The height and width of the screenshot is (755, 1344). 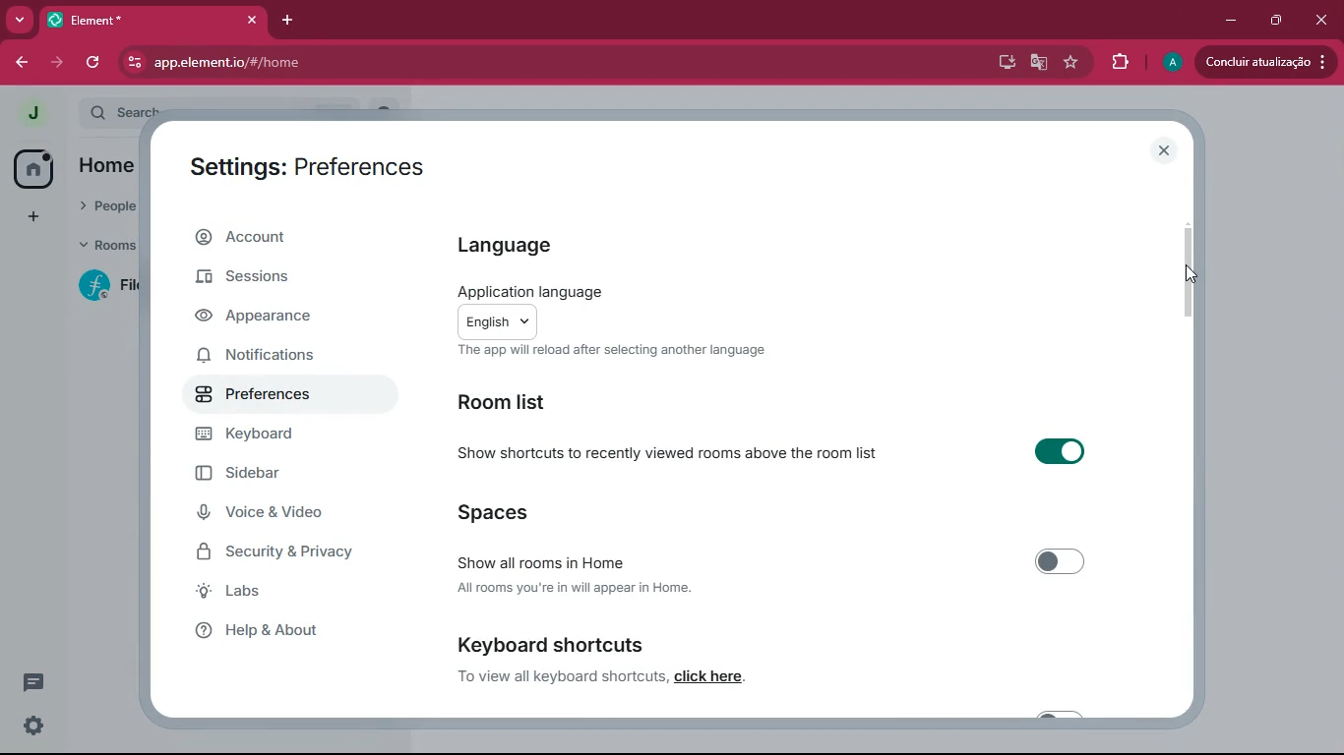 I want to click on settings: preferences, so click(x=313, y=164).